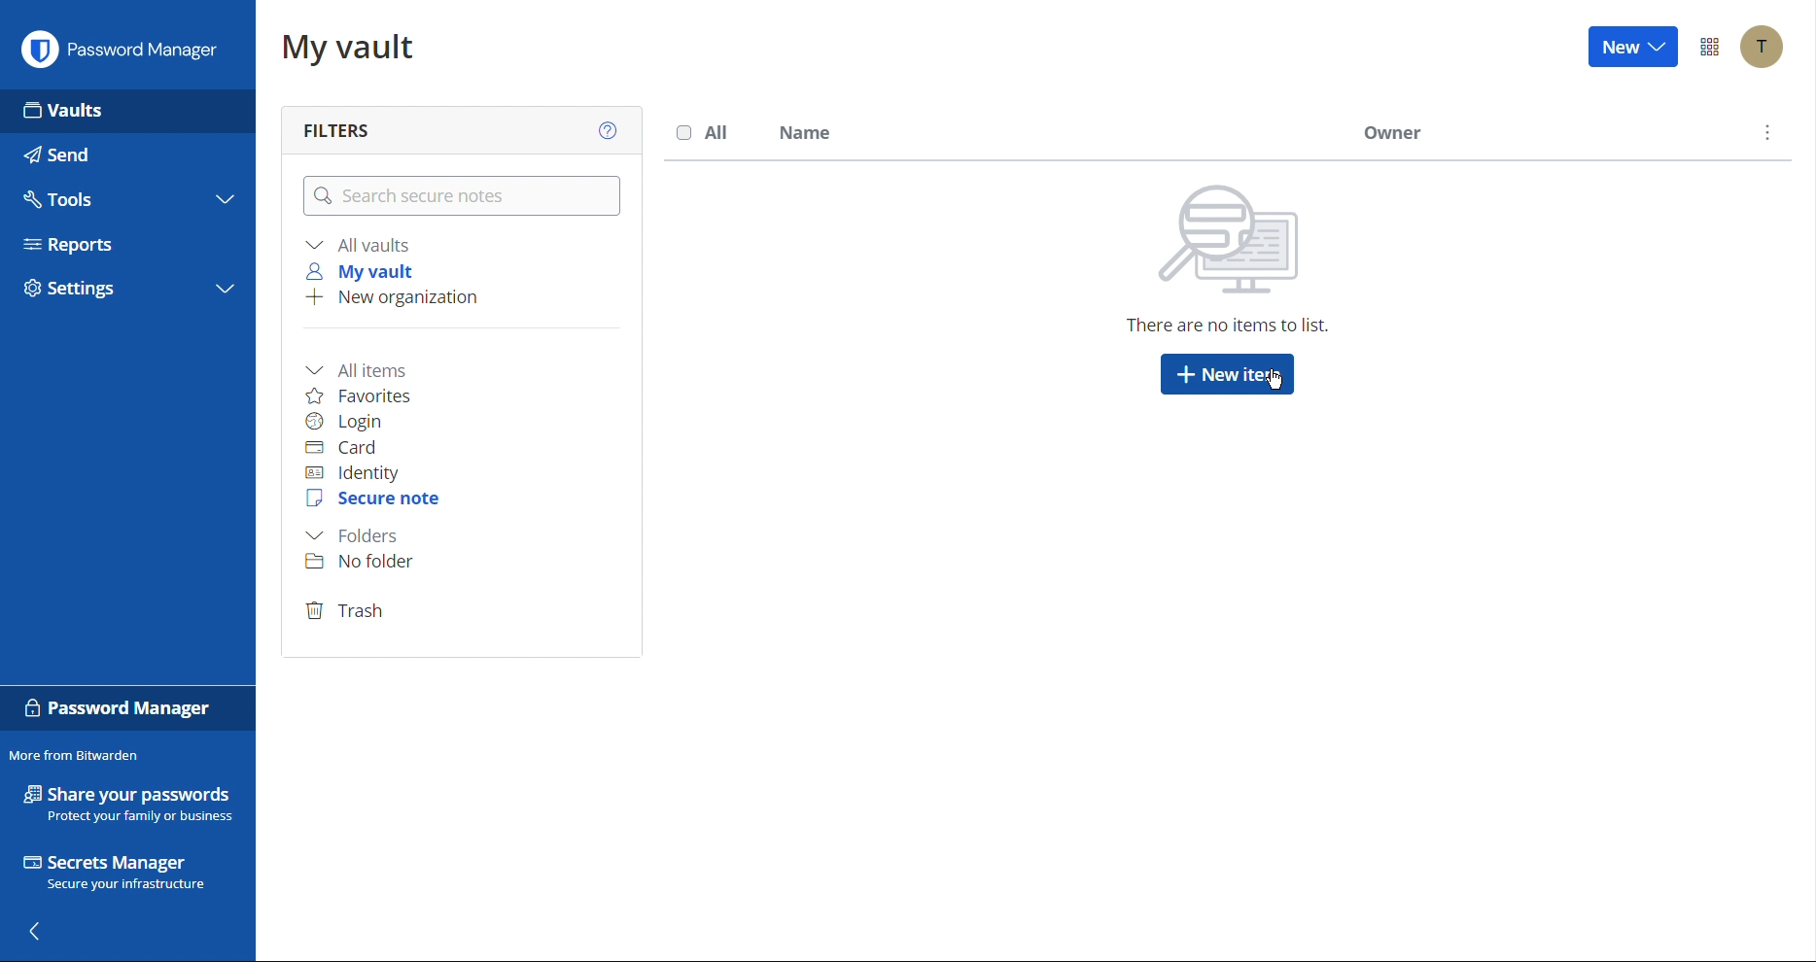 This screenshot has width=1816, height=962. What do you see at coordinates (361, 536) in the screenshot?
I see `Folder` at bounding box center [361, 536].